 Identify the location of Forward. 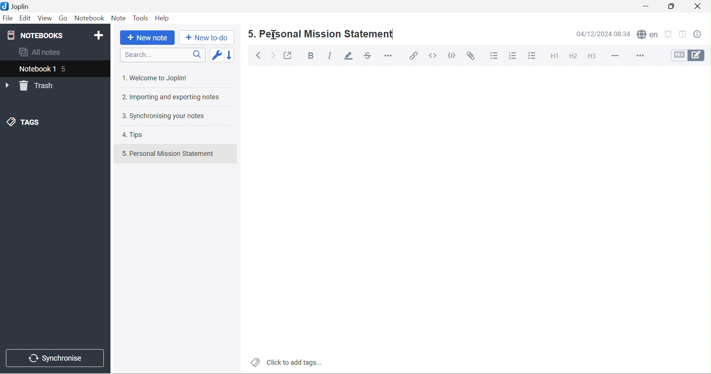
(274, 55).